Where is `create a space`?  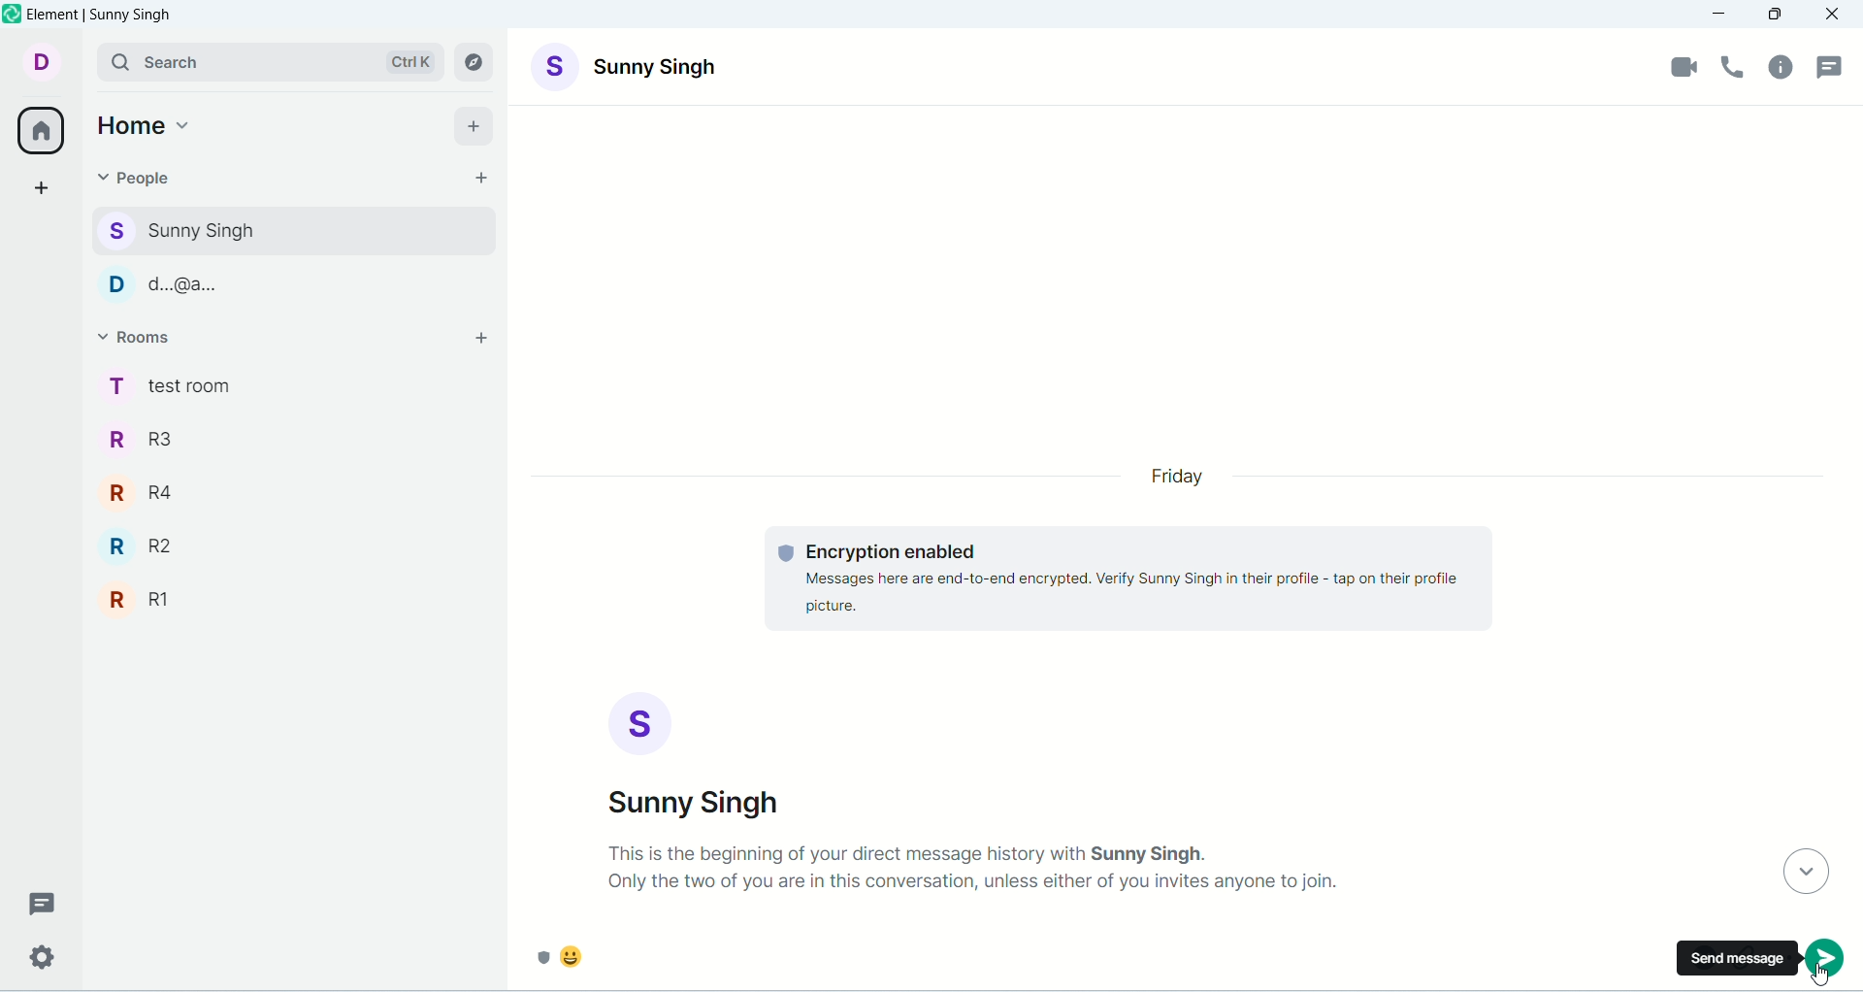
create a space is located at coordinates (43, 190).